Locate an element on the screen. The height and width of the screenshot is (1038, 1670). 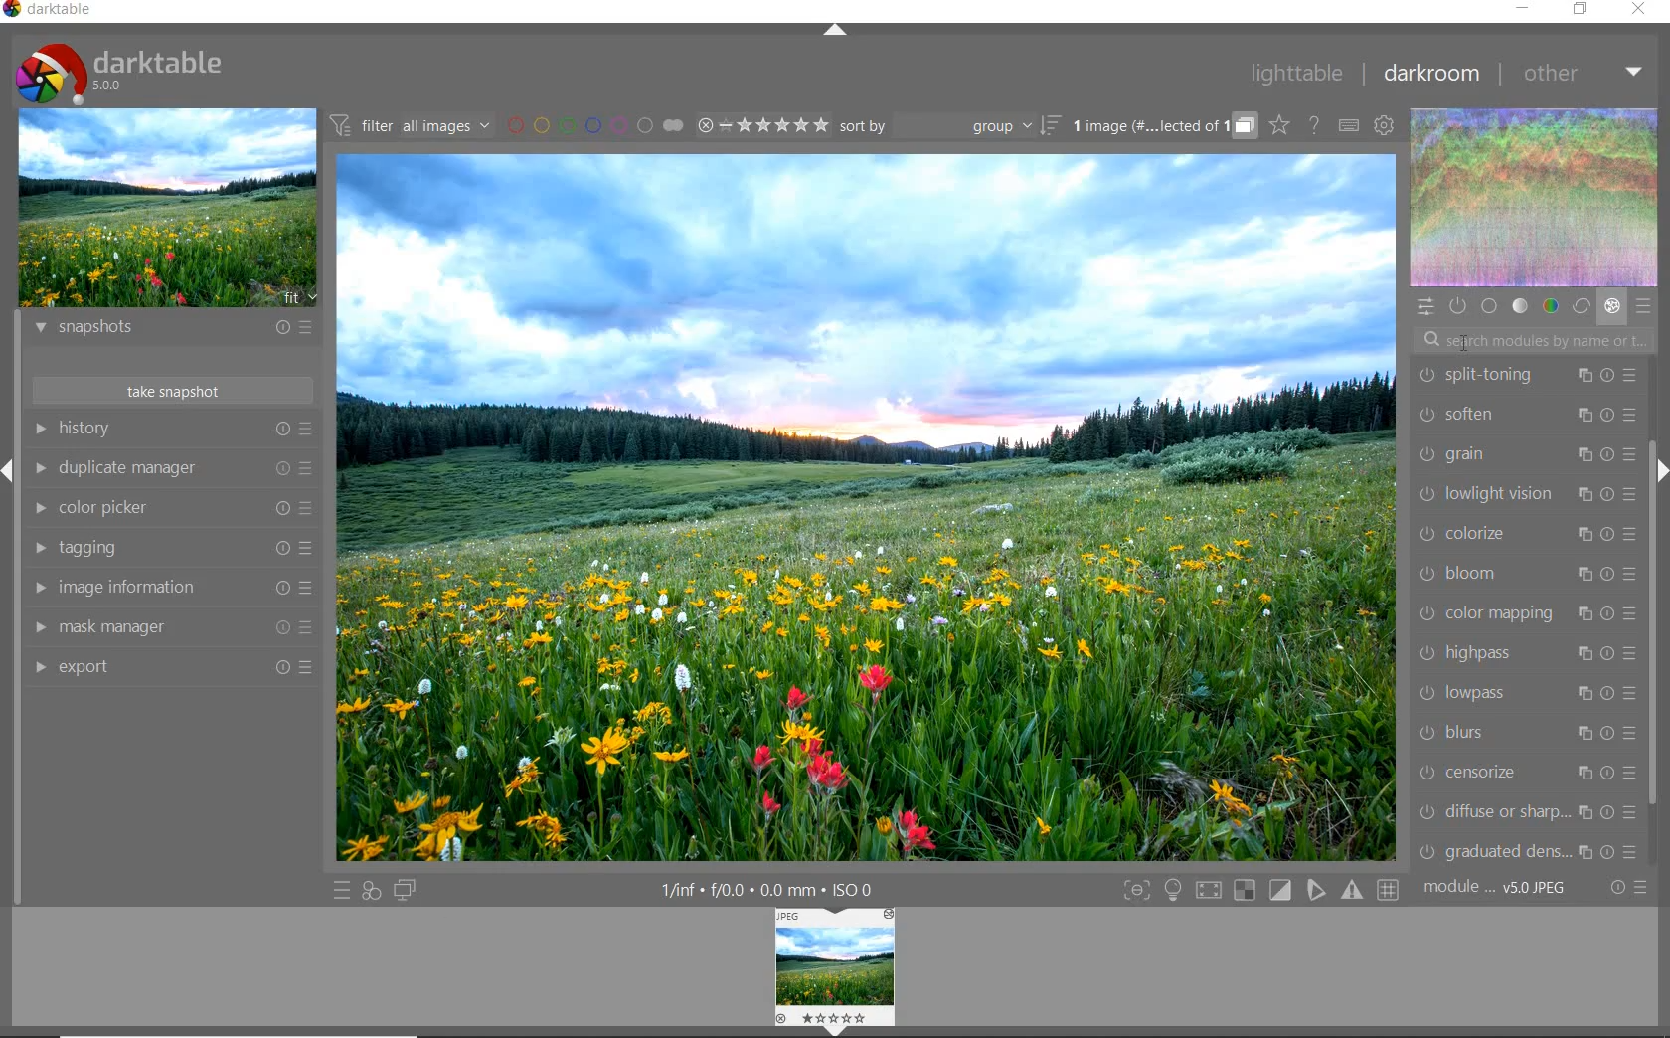
color mapping is located at coordinates (1524, 612).